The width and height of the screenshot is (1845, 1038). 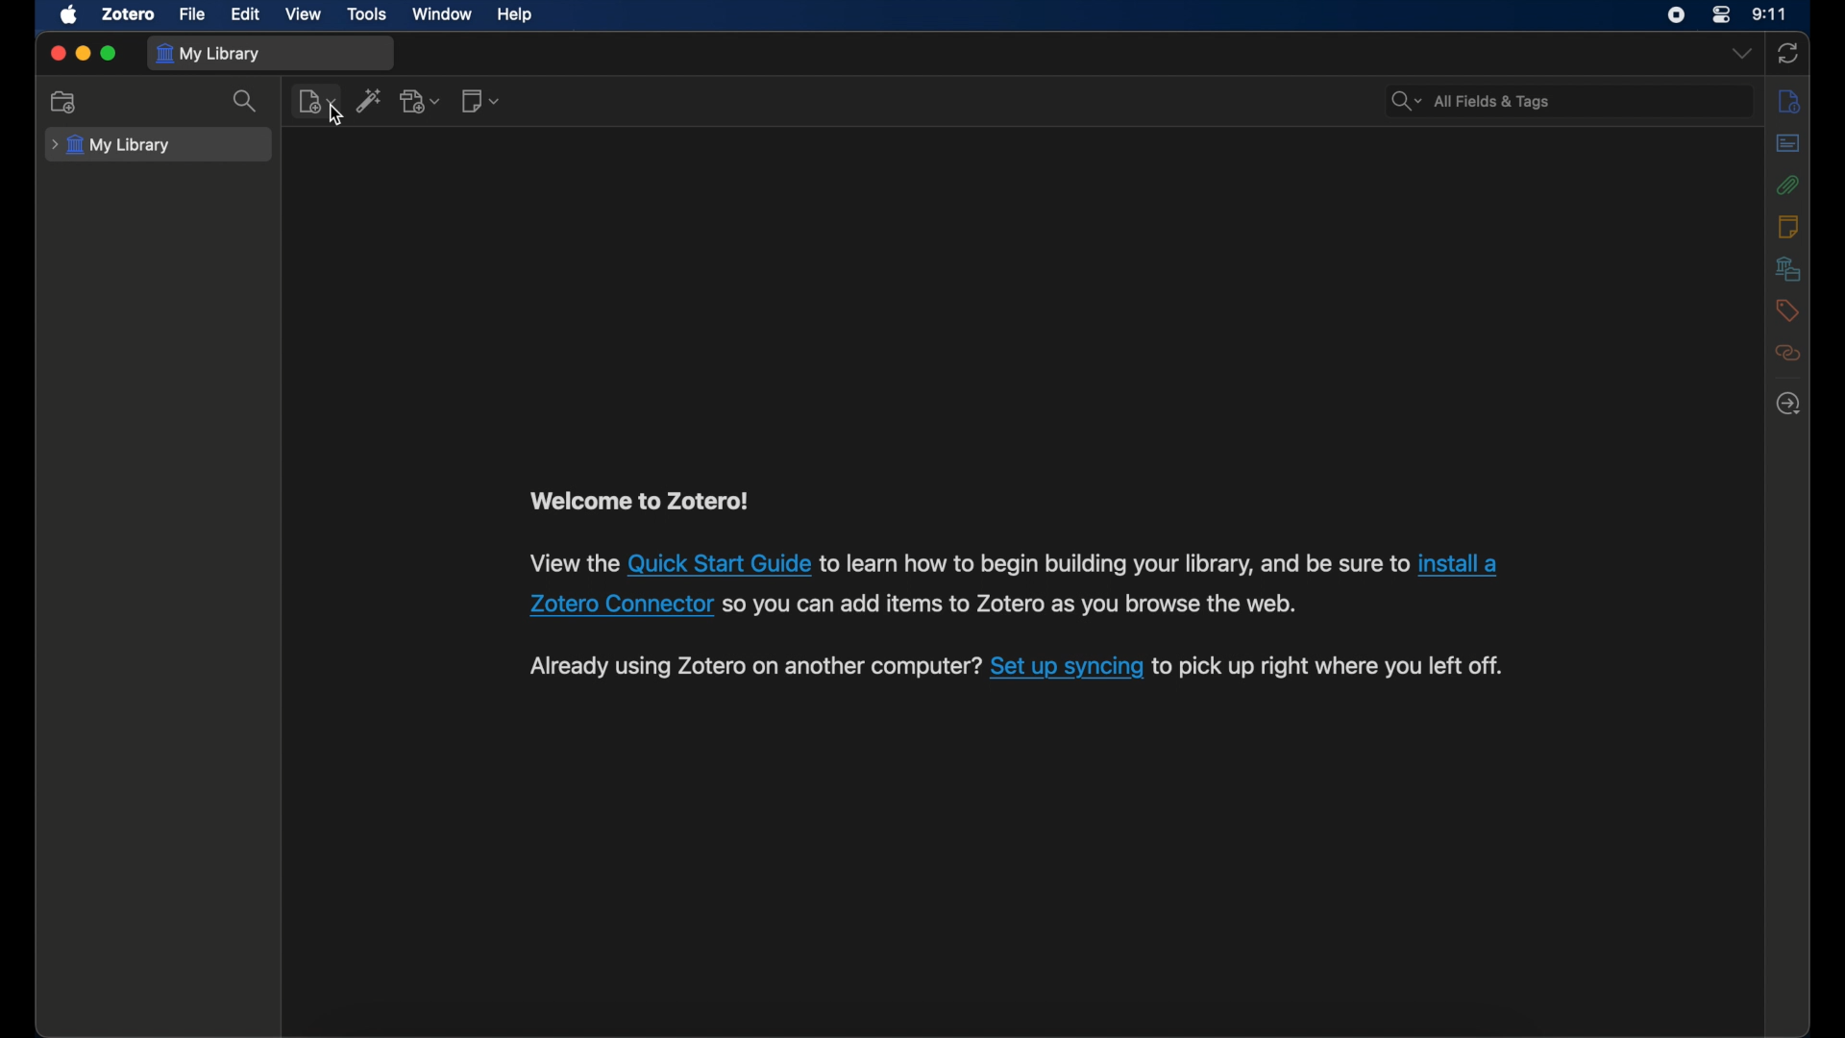 What do you see at coordinates (369, 100) in the screenshot?
I see `add items by identifier` at bounding box center [369, 100].